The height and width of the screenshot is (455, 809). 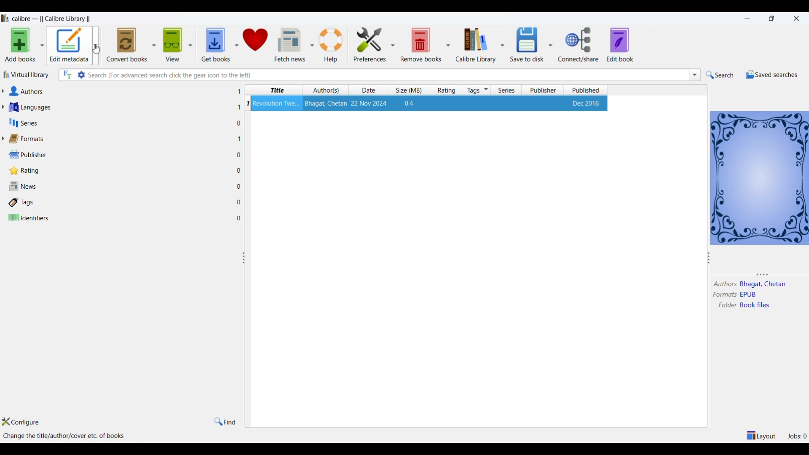 What do you see at coordinates (31, 139) in the screenshot?
I see `formats and number of formats` at bounding box center [31, 139].